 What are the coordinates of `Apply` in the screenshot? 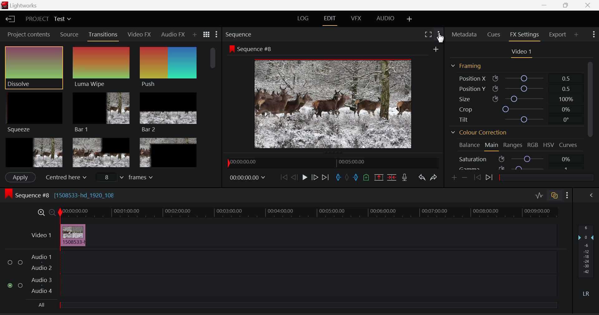 It's located at (20, 176).